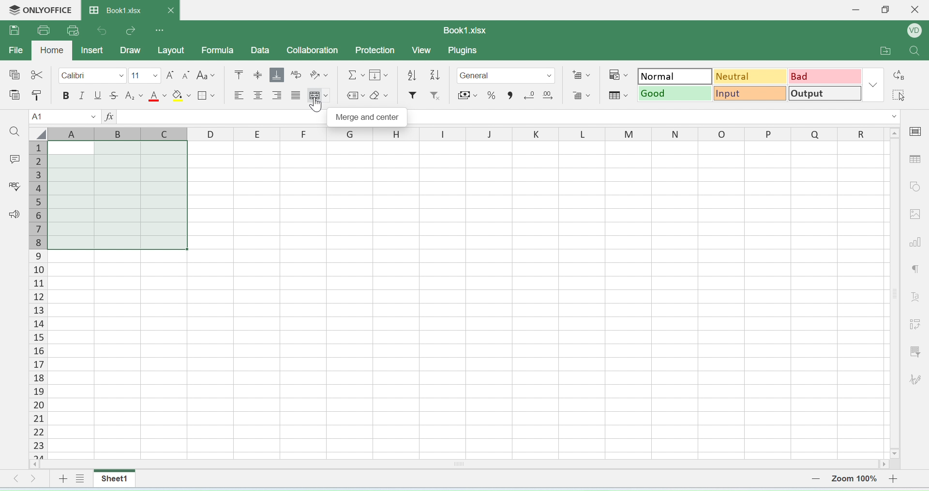 This screenshot has height=491, width=929. What do you see at coordinates (279, 94) in the screenshot?
I see `align right` at bounding box center [279, 94].